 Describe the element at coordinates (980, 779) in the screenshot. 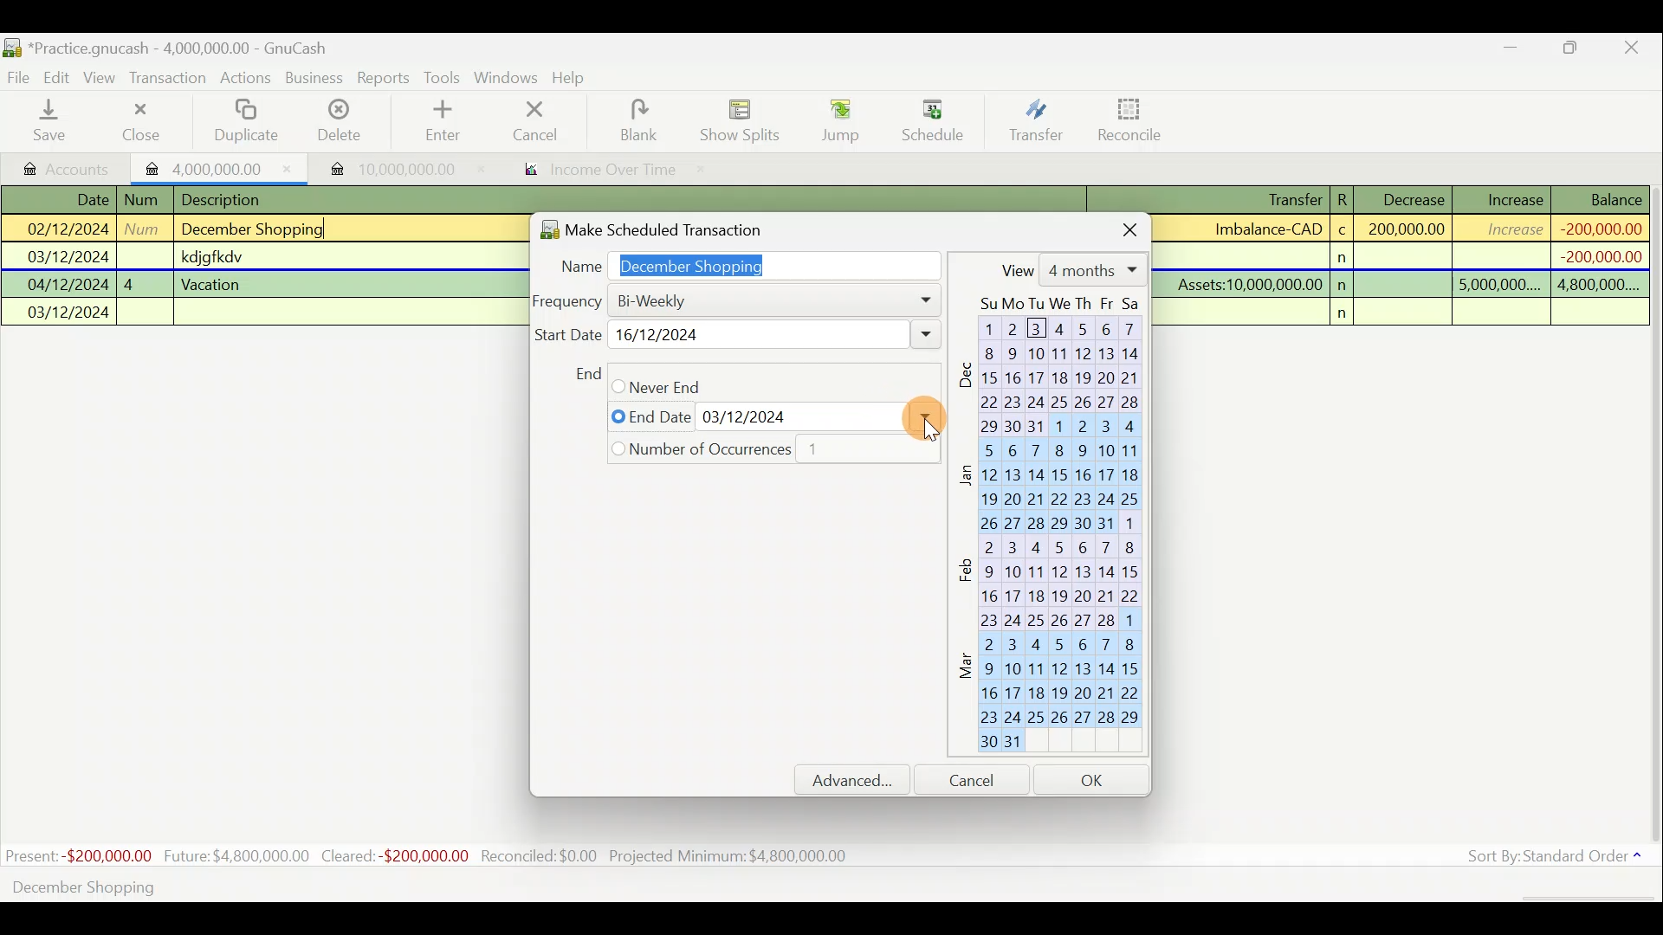

I see `Cancel` at that location.